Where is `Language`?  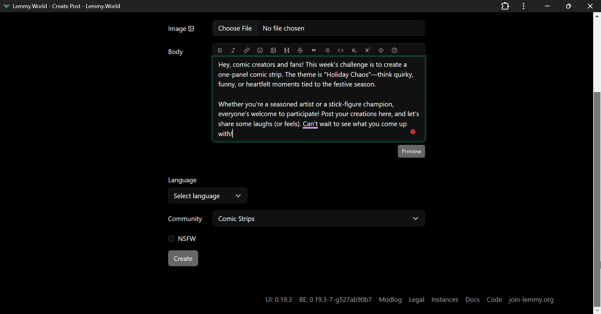 Language is located at coordinates (183, 179).